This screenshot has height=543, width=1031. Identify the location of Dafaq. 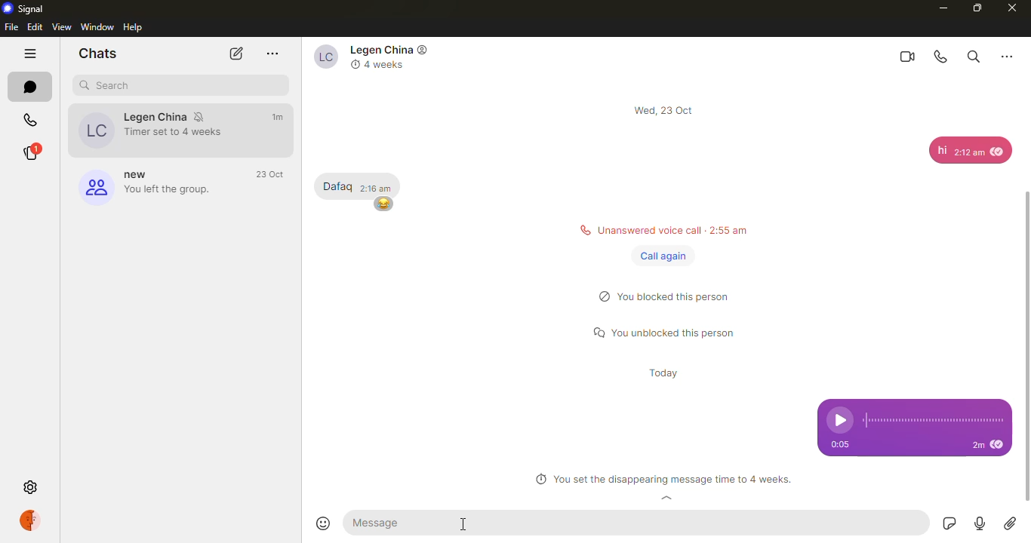
(337, 186).